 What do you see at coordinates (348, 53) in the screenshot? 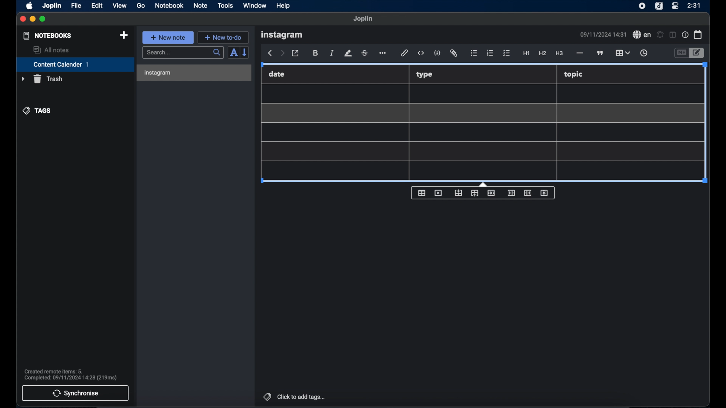
I see `highlight` at bounding box center [348, 53].